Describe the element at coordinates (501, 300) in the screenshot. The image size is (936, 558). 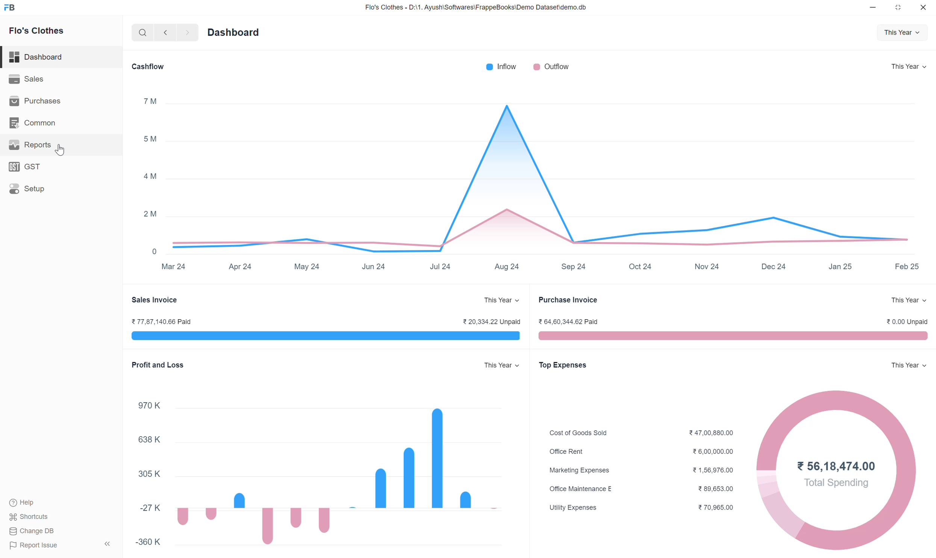
I see `This year` at that location.